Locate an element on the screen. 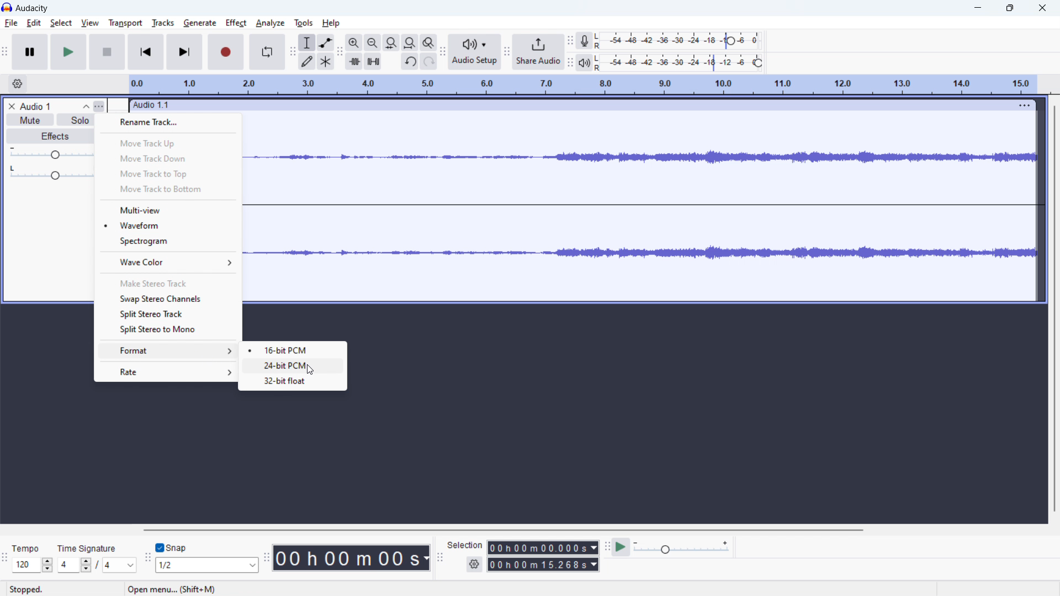  skip to last is located at coordinates (185, 51).